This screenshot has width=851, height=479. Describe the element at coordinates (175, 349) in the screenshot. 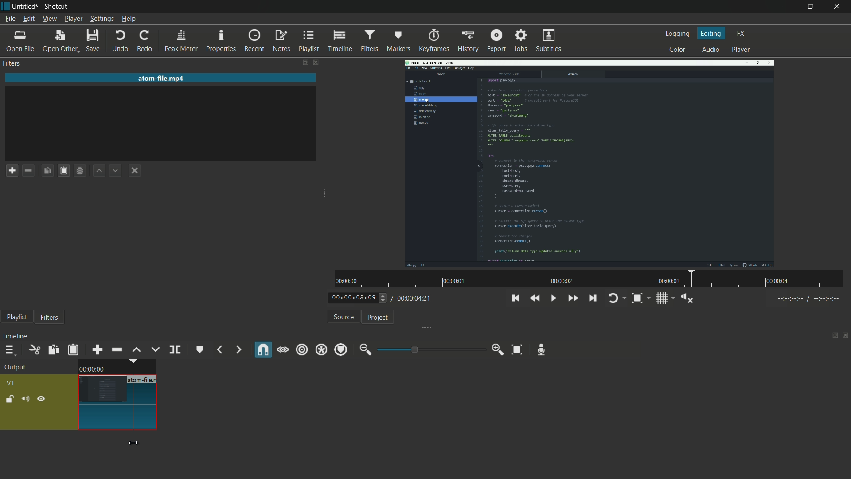

I see `split at playhead` at that location.